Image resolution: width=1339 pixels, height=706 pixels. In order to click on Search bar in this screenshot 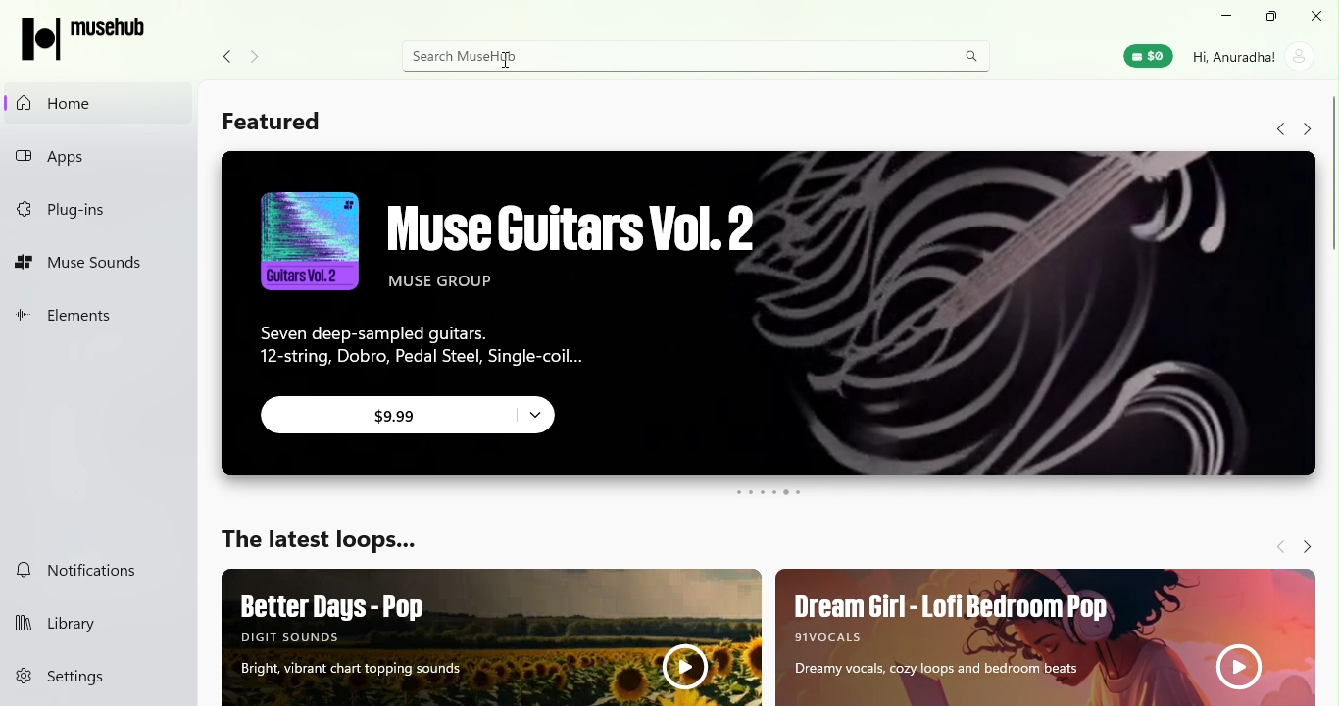, I will do `click(701, 56)`.